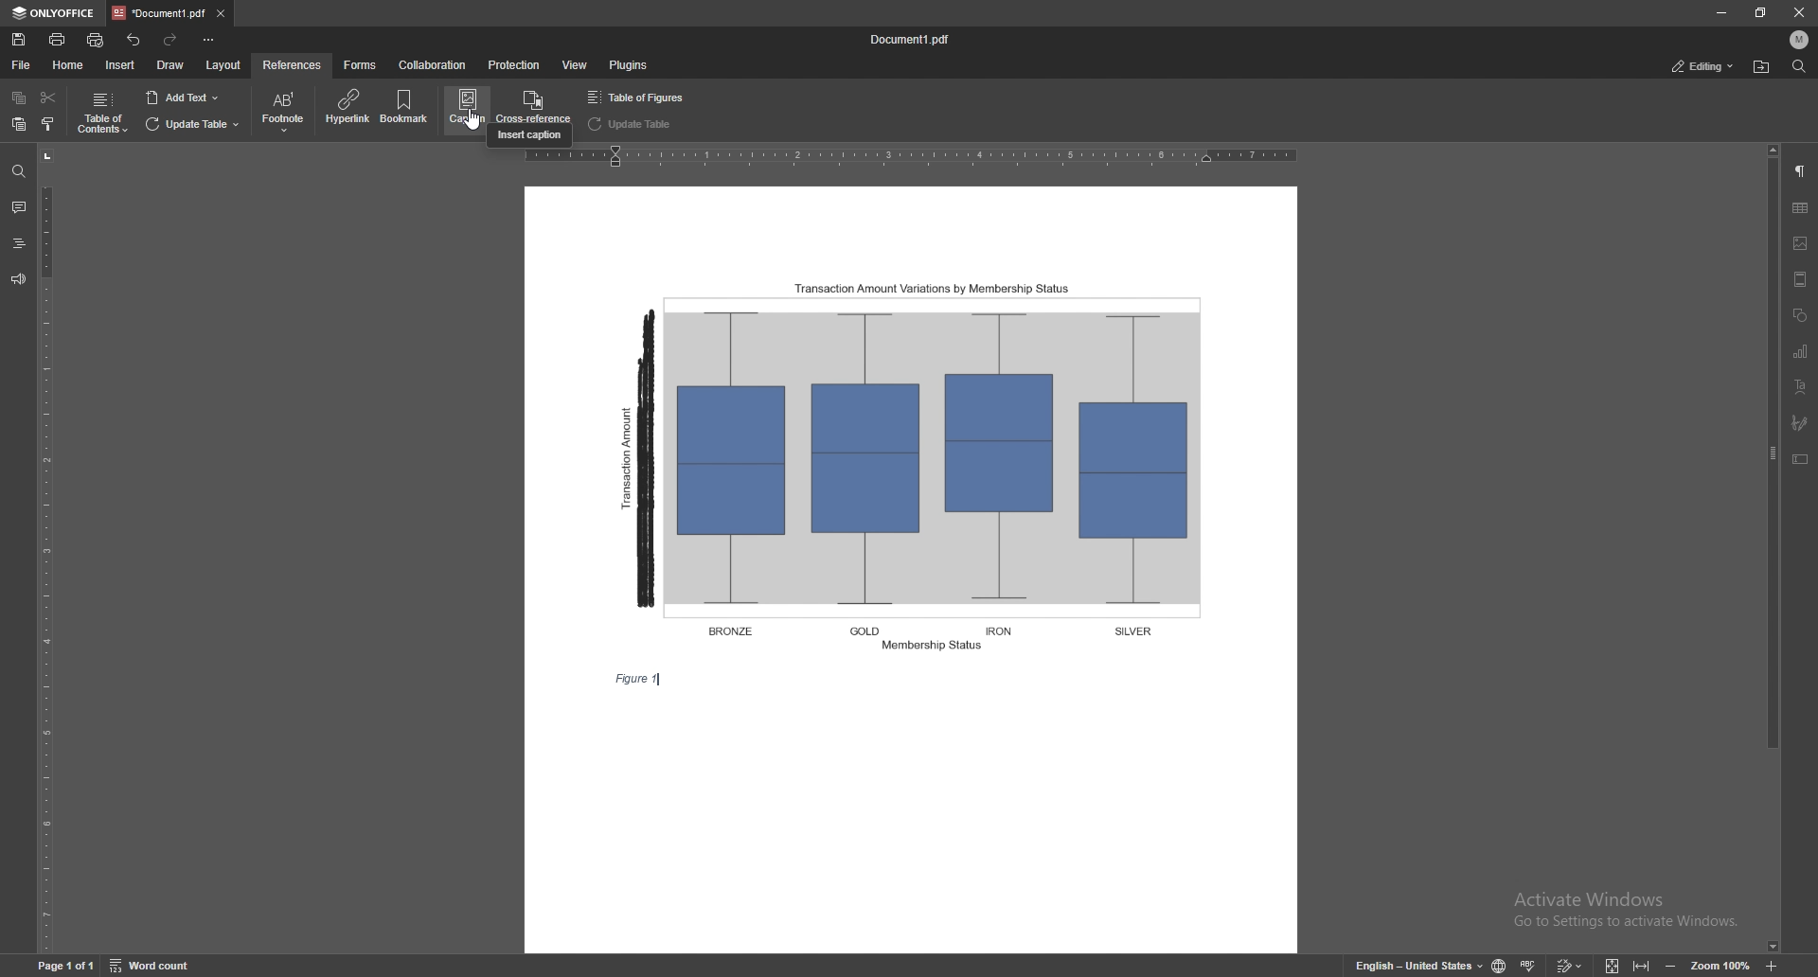  I want to click on collaboration, so click(434, 65).